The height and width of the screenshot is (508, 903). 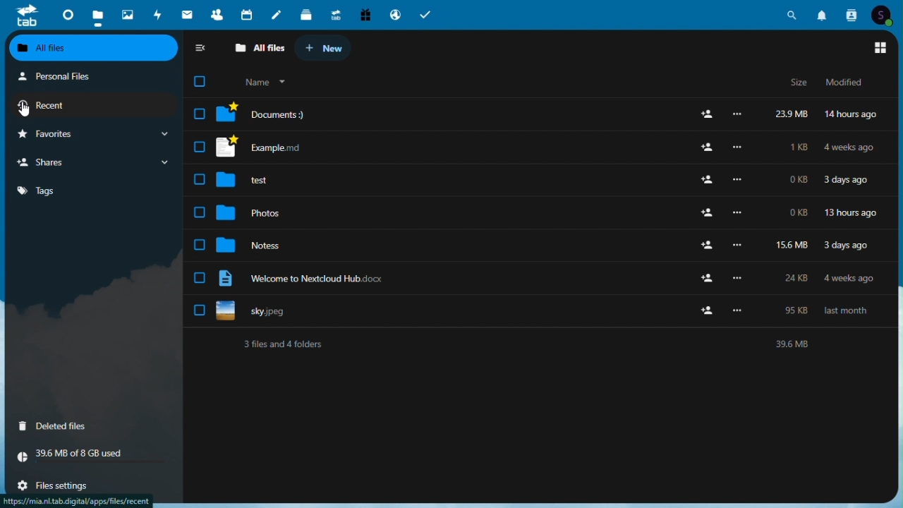 What do you see at coordinates (201, 49) in the screenshot?
I see `collapse sidebar` at bounding box center [201, 49].